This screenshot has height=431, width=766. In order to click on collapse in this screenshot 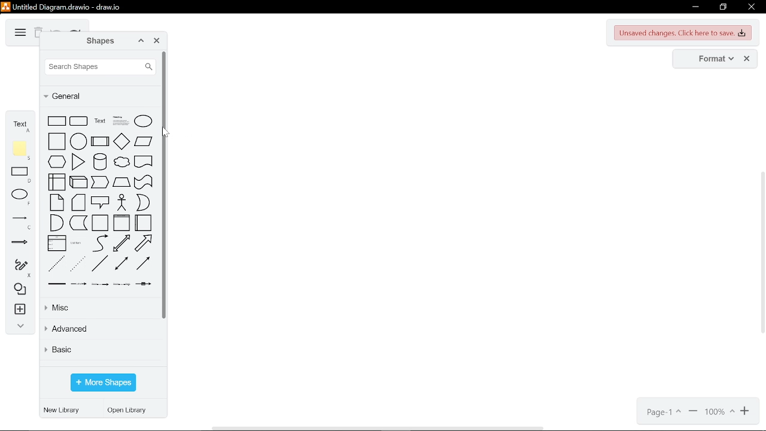, I will do `click(18, 327)`.